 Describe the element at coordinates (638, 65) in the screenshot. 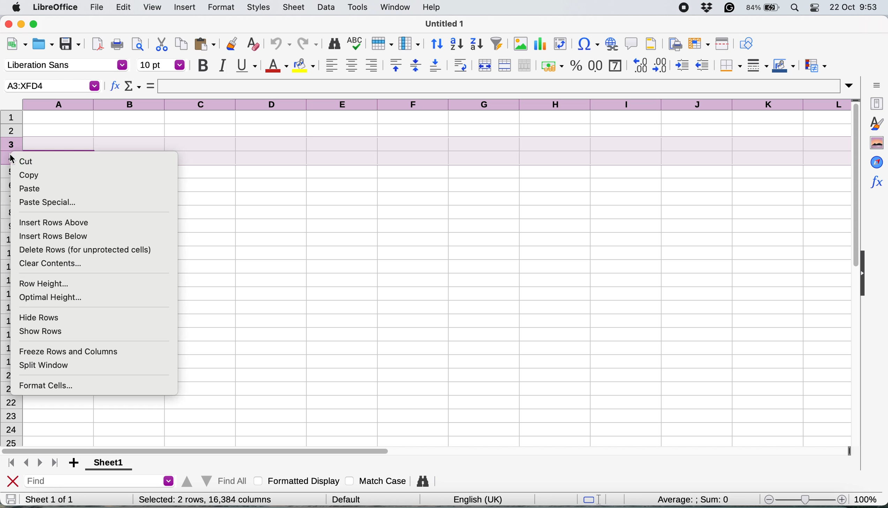

I see `add decimal place` at that location.